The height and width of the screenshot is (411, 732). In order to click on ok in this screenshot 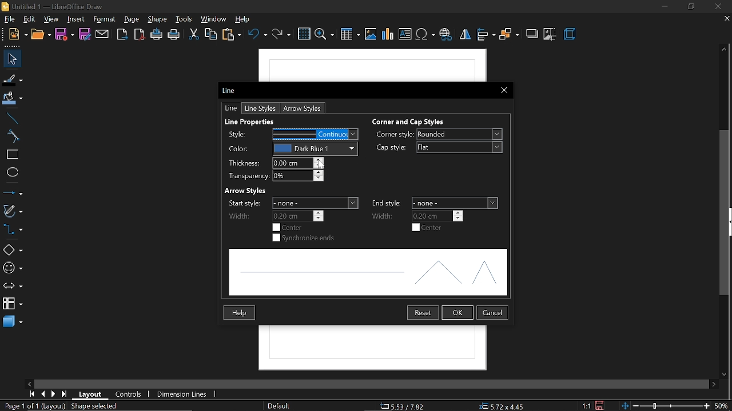, I will do `click(459, 313)`.